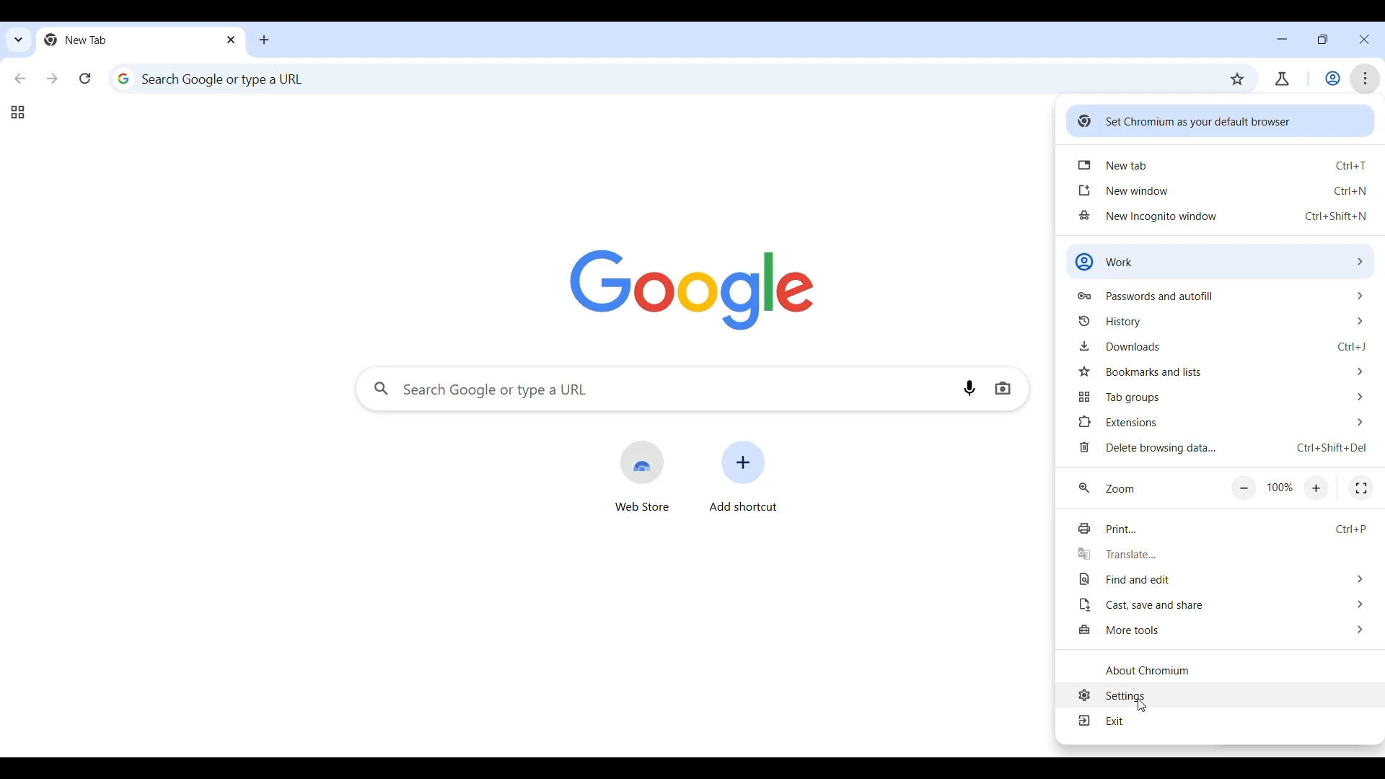  What do you see at coordinates (649, 389) in the screenshot?
I see `Search Google or enter web link` at bounding box center [649, 389].